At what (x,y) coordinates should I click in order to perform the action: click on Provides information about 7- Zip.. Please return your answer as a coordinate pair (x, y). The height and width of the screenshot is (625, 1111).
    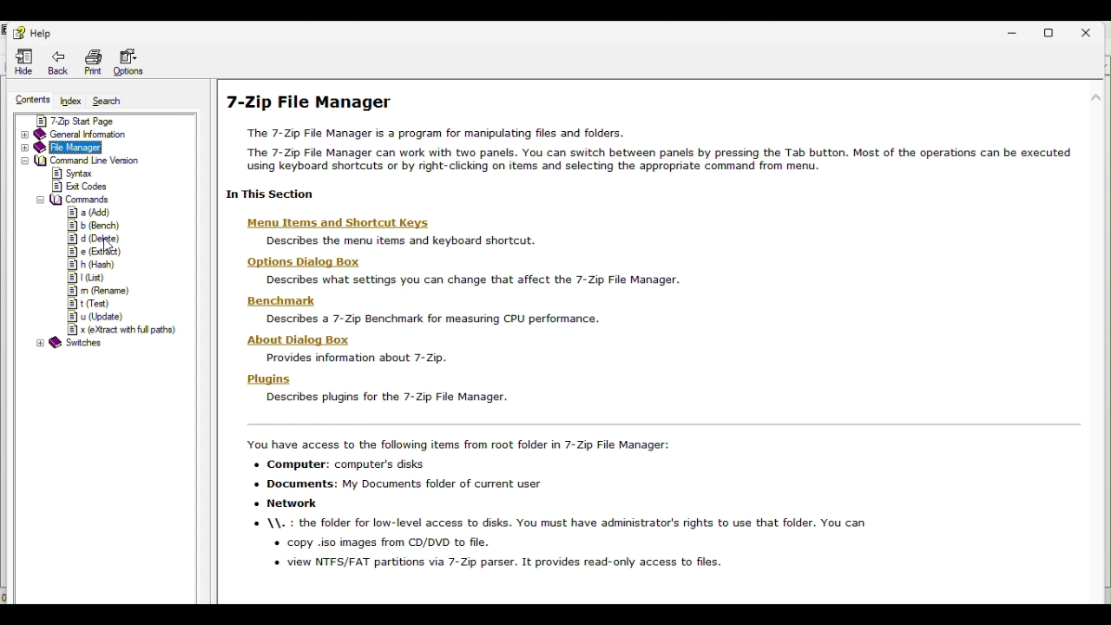
    Looking at the image, I should click on (354, 359).